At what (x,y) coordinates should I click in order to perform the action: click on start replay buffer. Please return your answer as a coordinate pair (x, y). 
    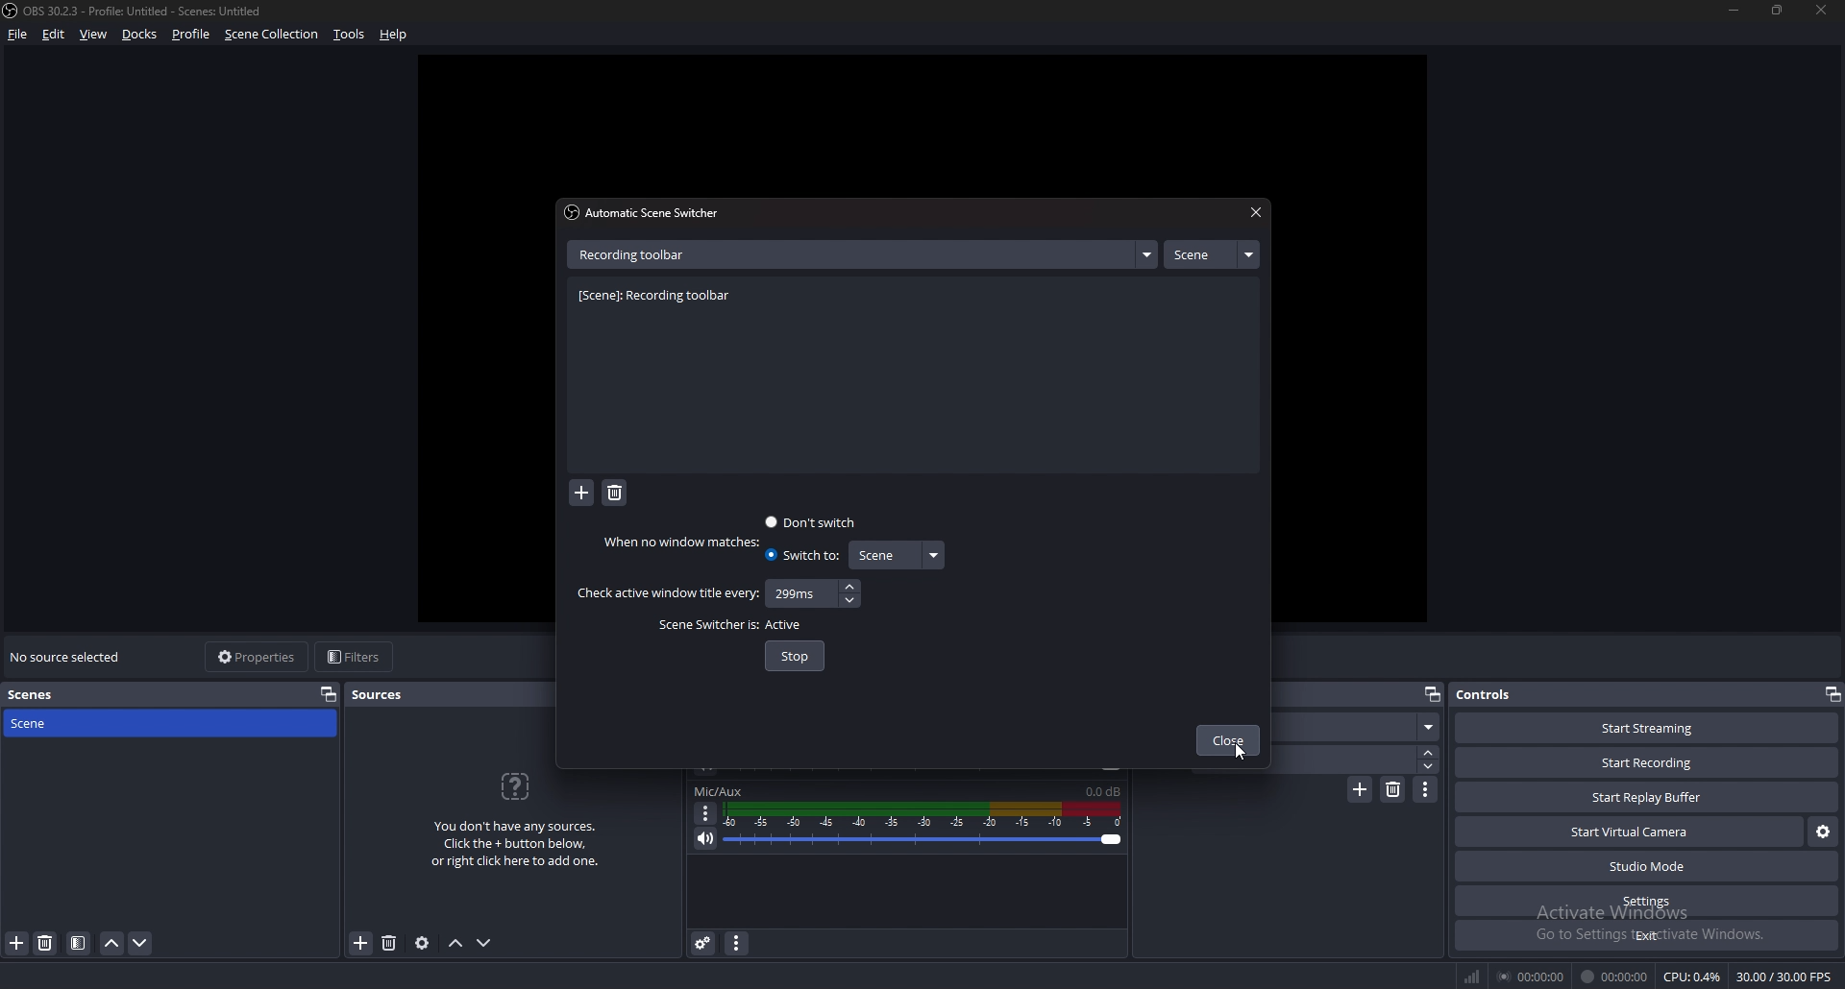
    Looking at the image, I should click on (1648, 797).